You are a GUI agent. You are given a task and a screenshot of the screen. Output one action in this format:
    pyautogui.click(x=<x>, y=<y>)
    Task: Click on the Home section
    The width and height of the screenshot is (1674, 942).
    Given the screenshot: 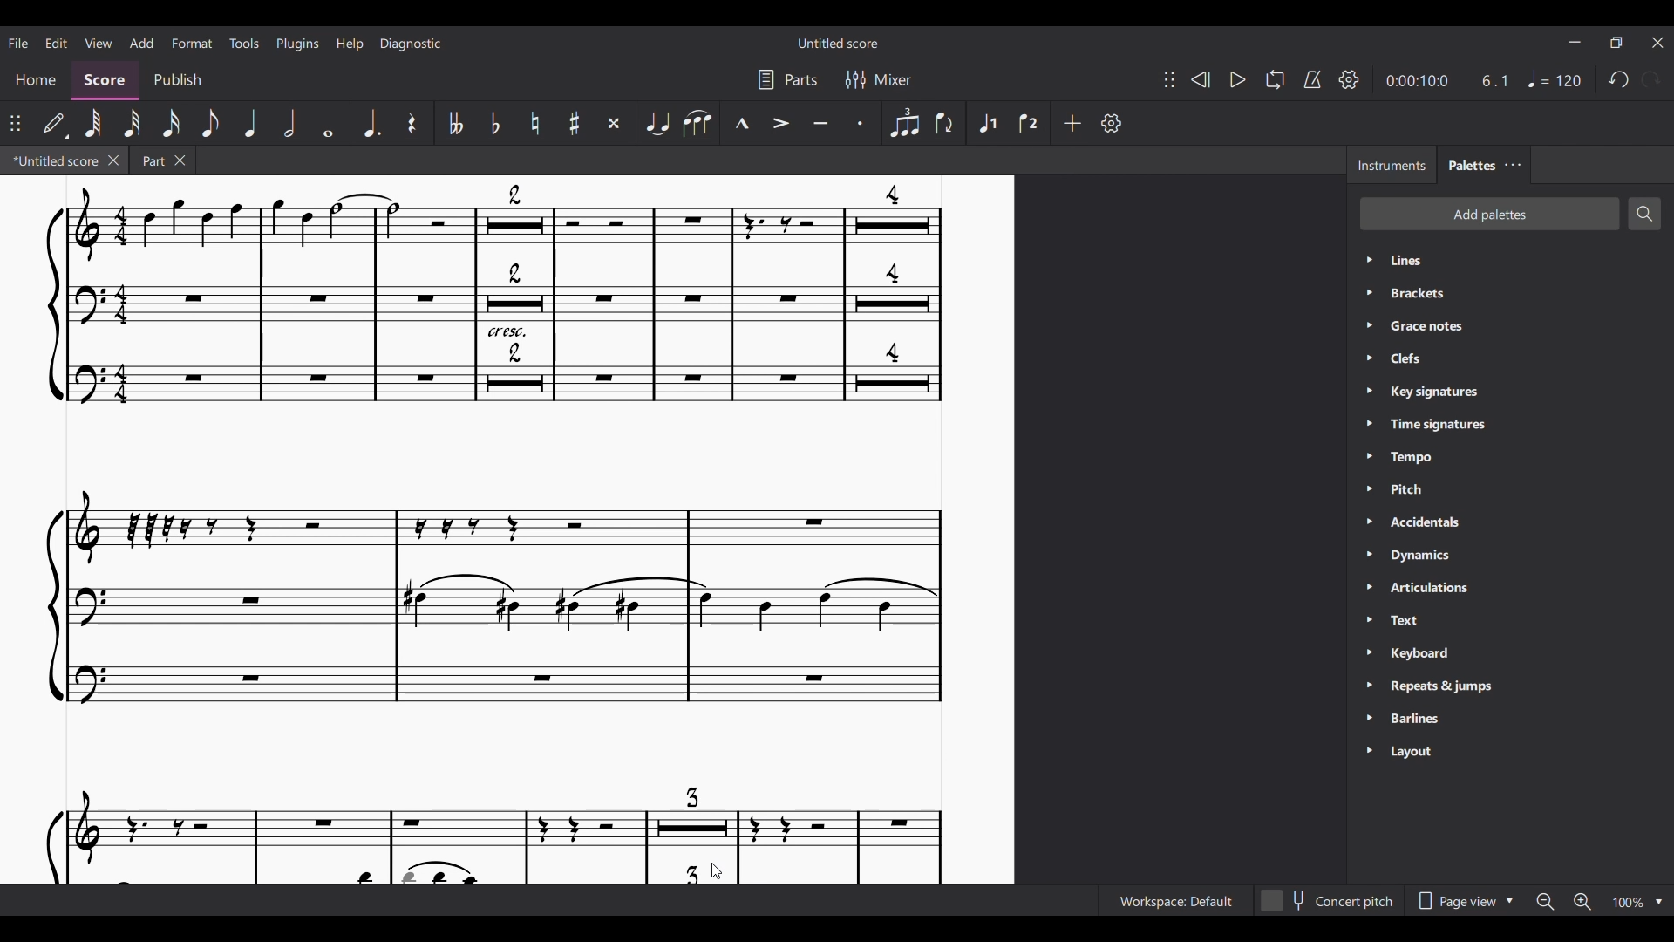 What is the action you would take?
    pyautogui.click(x=34, y=80)
    